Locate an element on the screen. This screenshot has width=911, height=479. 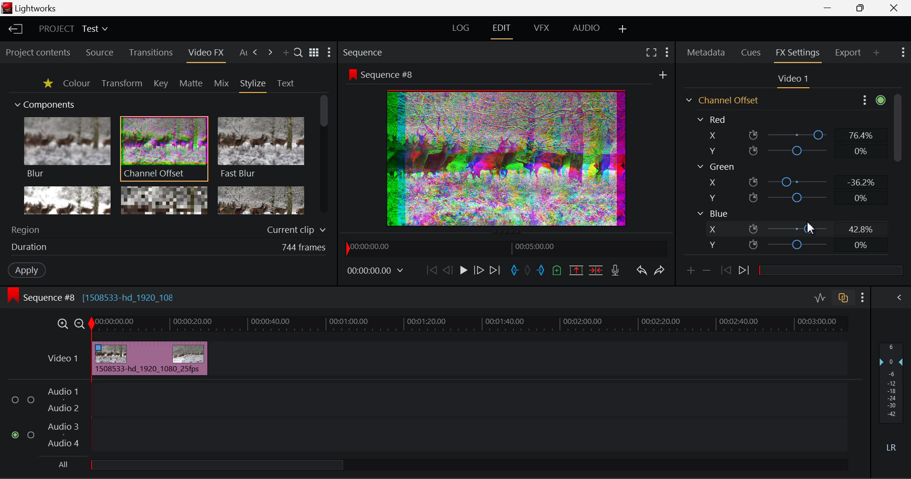
VFX Layout is located at coordinates (541, 30).